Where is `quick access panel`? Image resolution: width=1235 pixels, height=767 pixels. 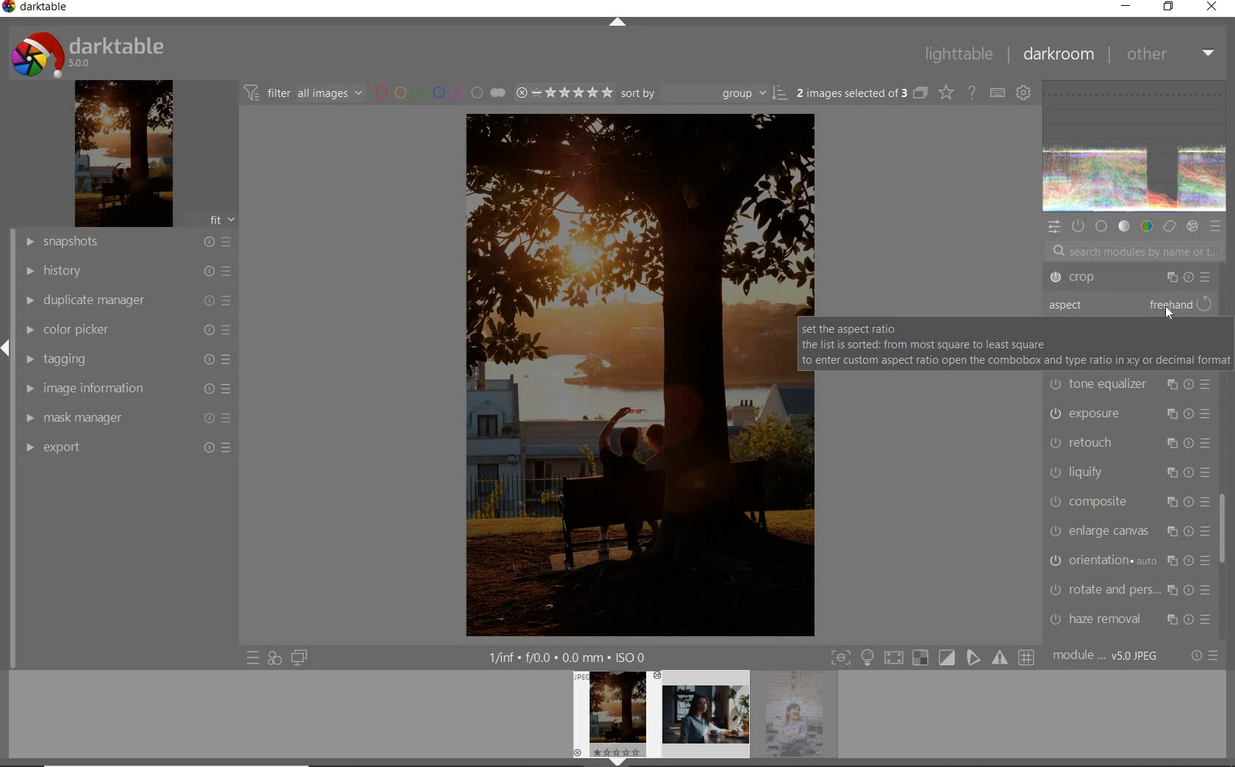 quick access panel is located at coordinates (1053, 229).